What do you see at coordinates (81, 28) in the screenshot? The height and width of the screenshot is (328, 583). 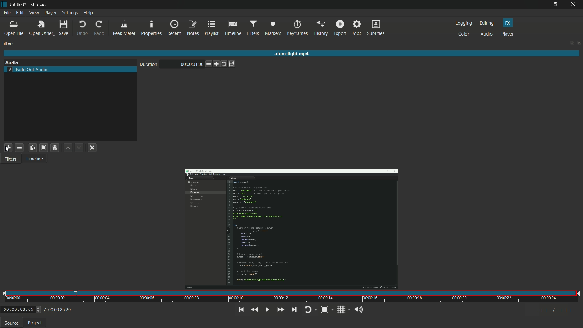 I see `undo` at bounding box center [81, 28].